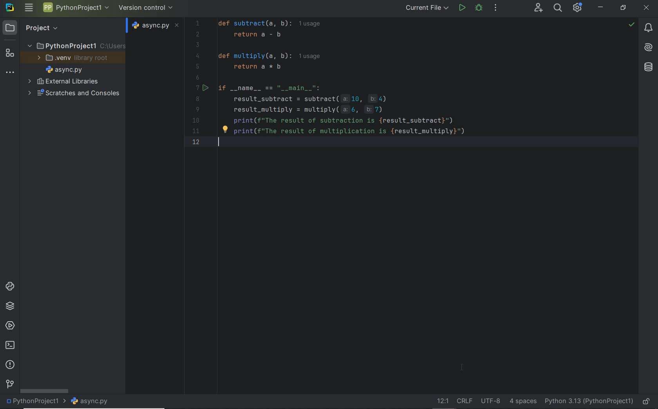  Describe the element at coordinates (75, 9) in the screenshot. I see `Project name` at that location.